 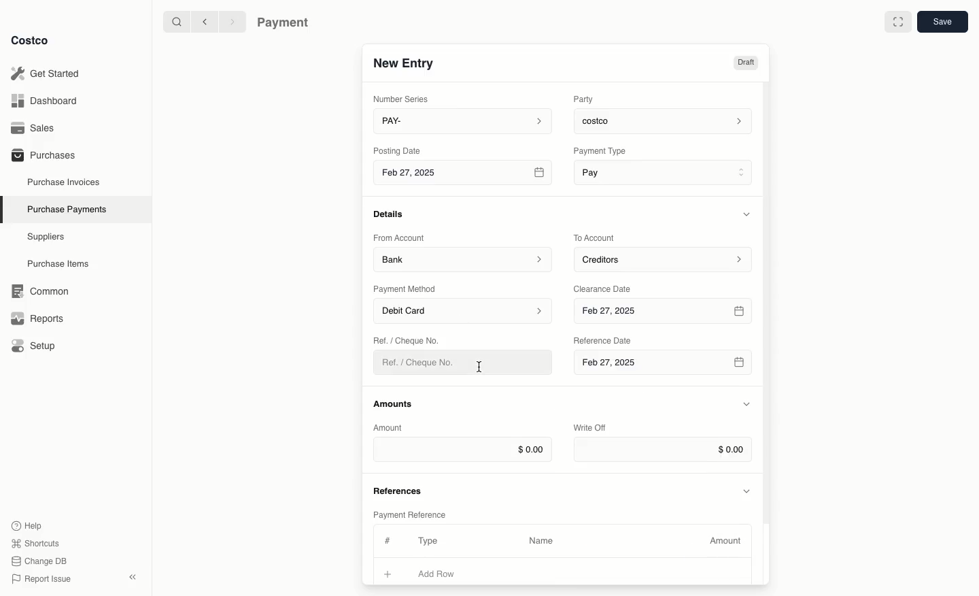 What do you see at coordinates (662, 366) in the screenshot?
I see `Feb 27, 2025` at bounding box center [662, 366].